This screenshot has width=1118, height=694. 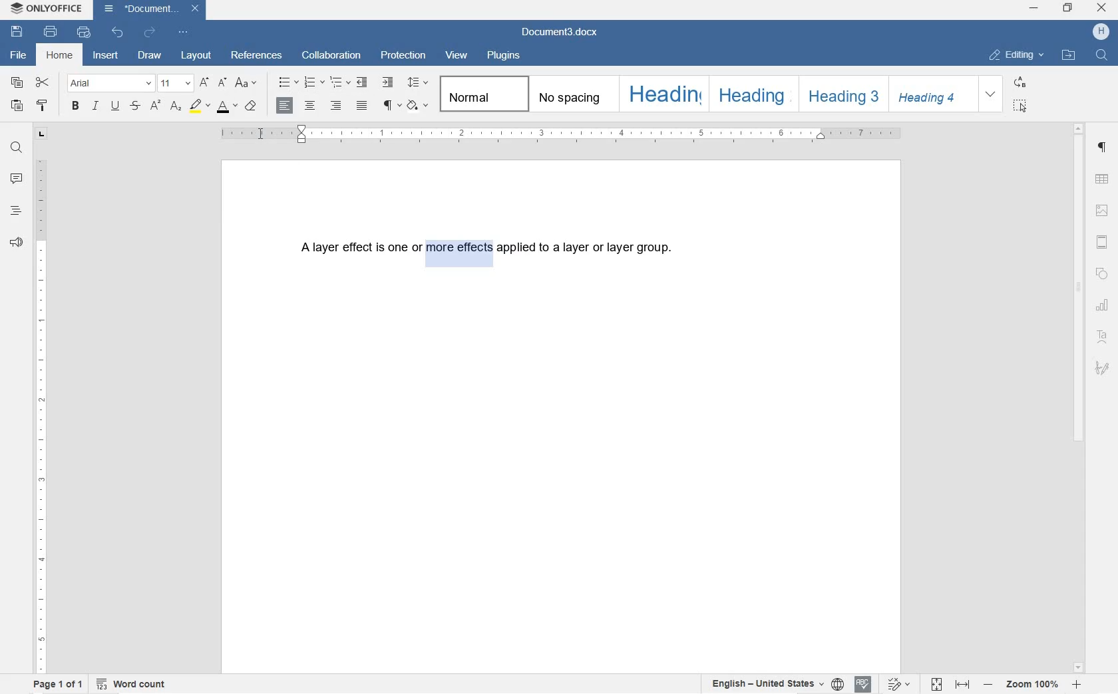 I want to click on PASTE, so click(x=16, y=105).